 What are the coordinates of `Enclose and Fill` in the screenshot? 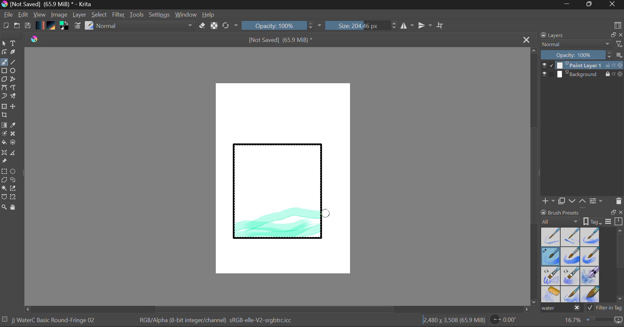 It's located at (14, 143).